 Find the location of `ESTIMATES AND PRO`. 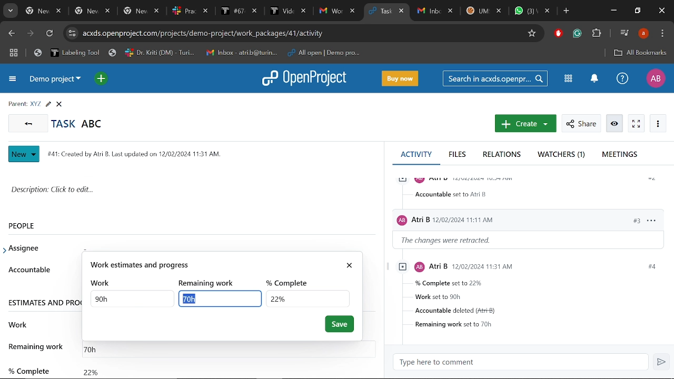

ESTIMATES AND PRO is located at coordinates (45, 302).